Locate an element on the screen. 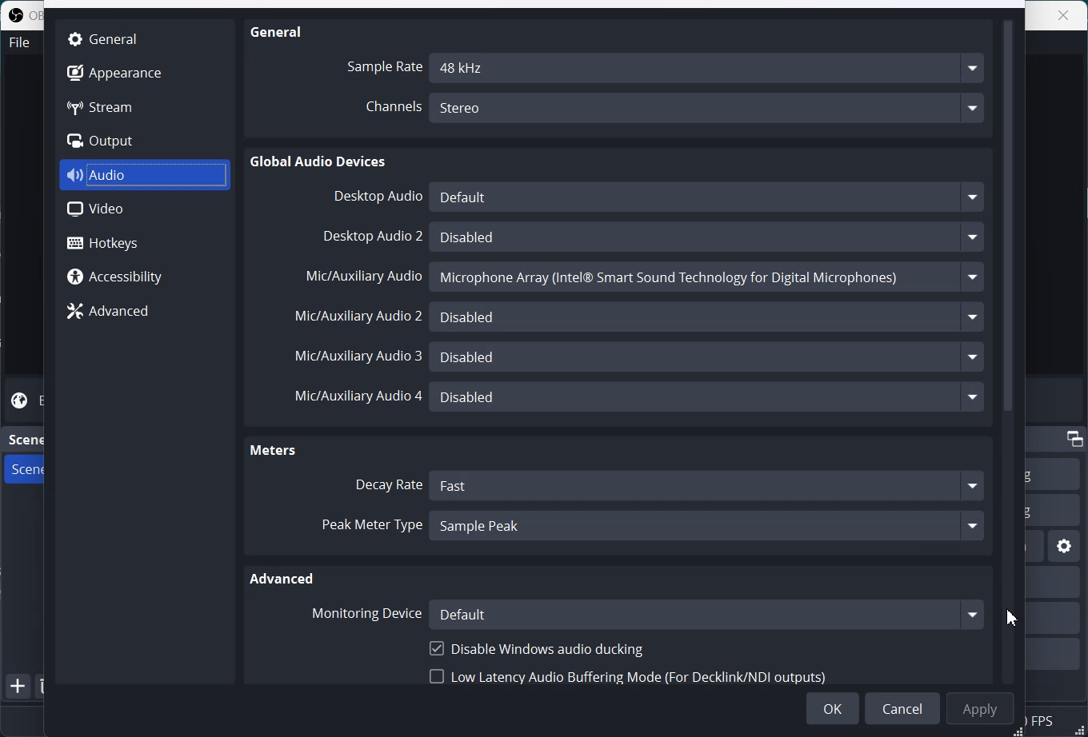 This screenshot has height=737, width=1088. Cursor is located at coordinates (1012, 617).